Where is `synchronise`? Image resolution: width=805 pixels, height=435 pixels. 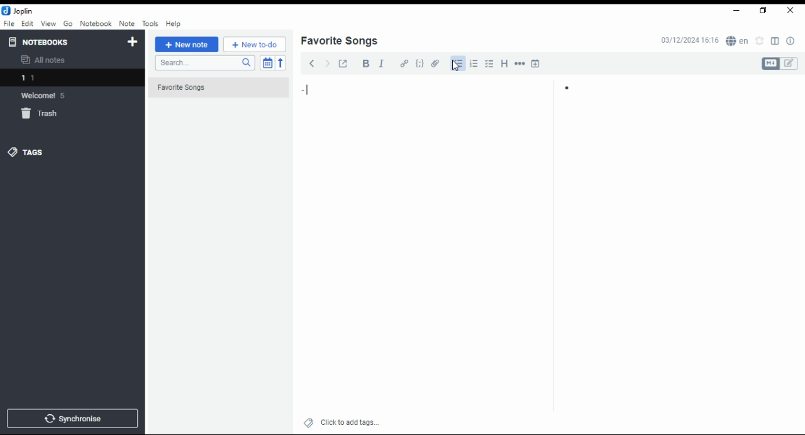 synchronise is located at coordinates (70, 418).